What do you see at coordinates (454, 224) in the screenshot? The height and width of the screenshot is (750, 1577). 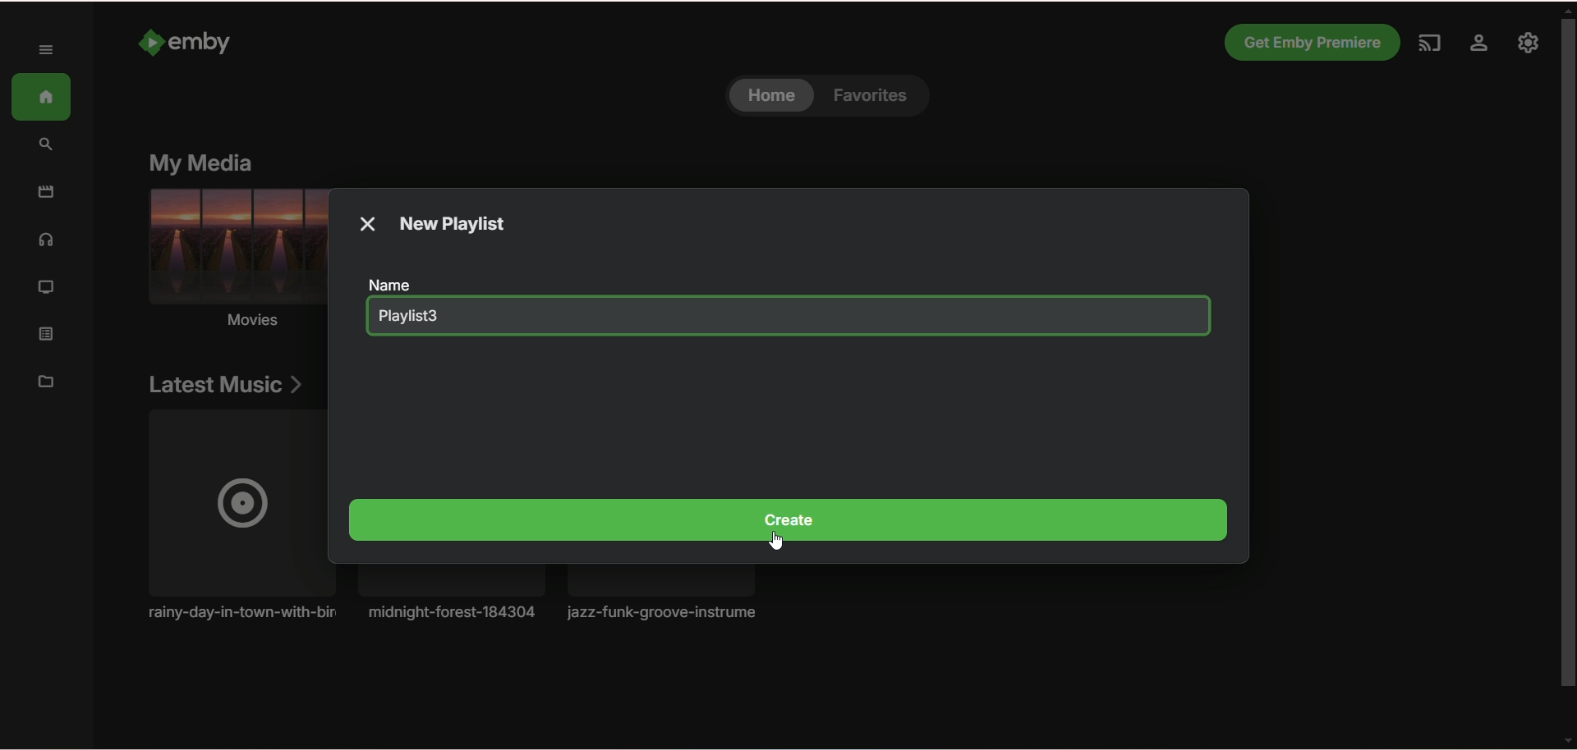 I see `new playlist` at bounding box center [454, 224].